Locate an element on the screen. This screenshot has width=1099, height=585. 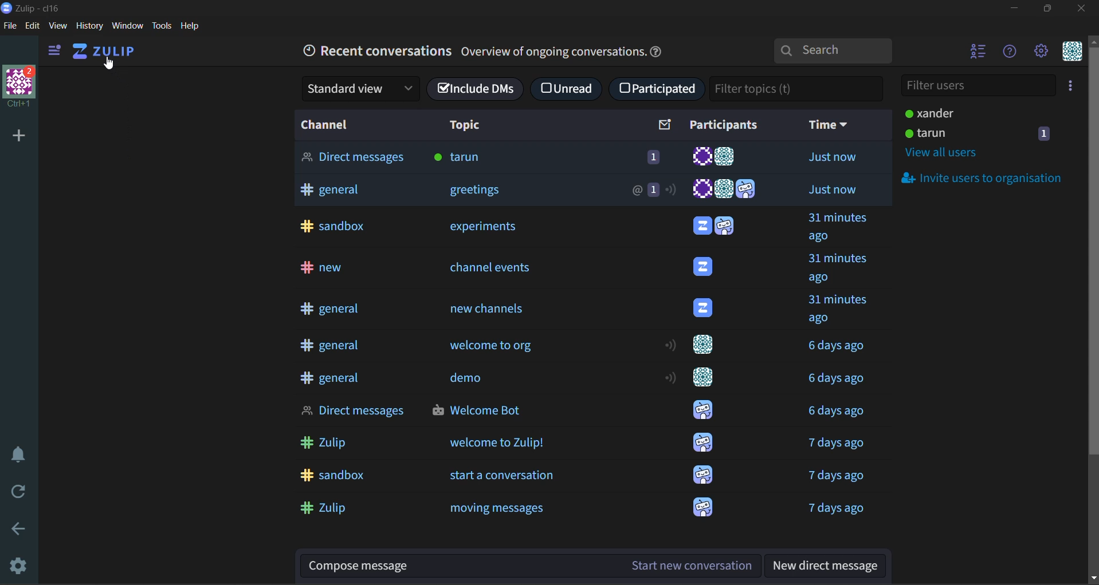
notification is located at coordinates (670, 191).